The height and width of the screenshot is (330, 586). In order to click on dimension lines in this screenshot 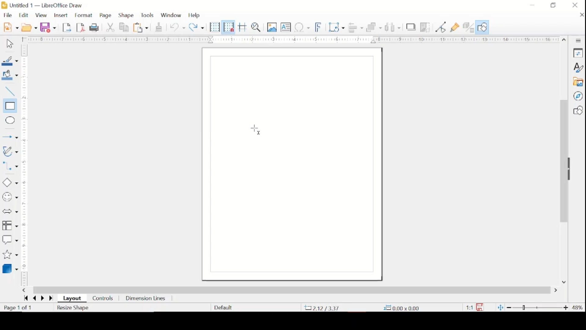, I will do `click(146, 299)`.